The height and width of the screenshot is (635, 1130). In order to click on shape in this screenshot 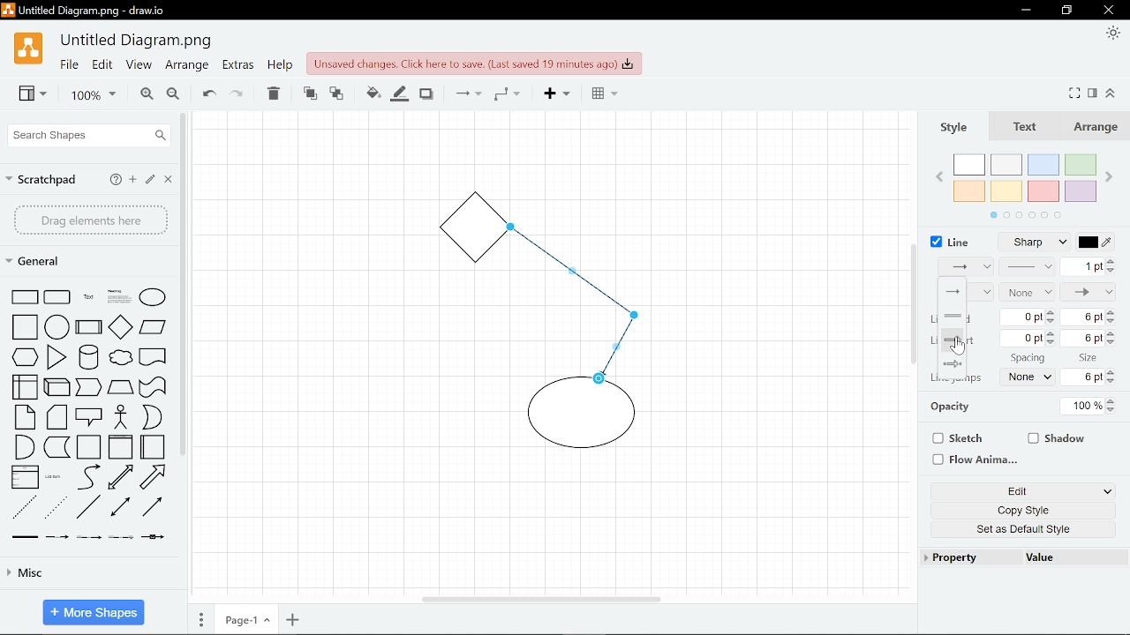, I will do `click(59, 386)`.